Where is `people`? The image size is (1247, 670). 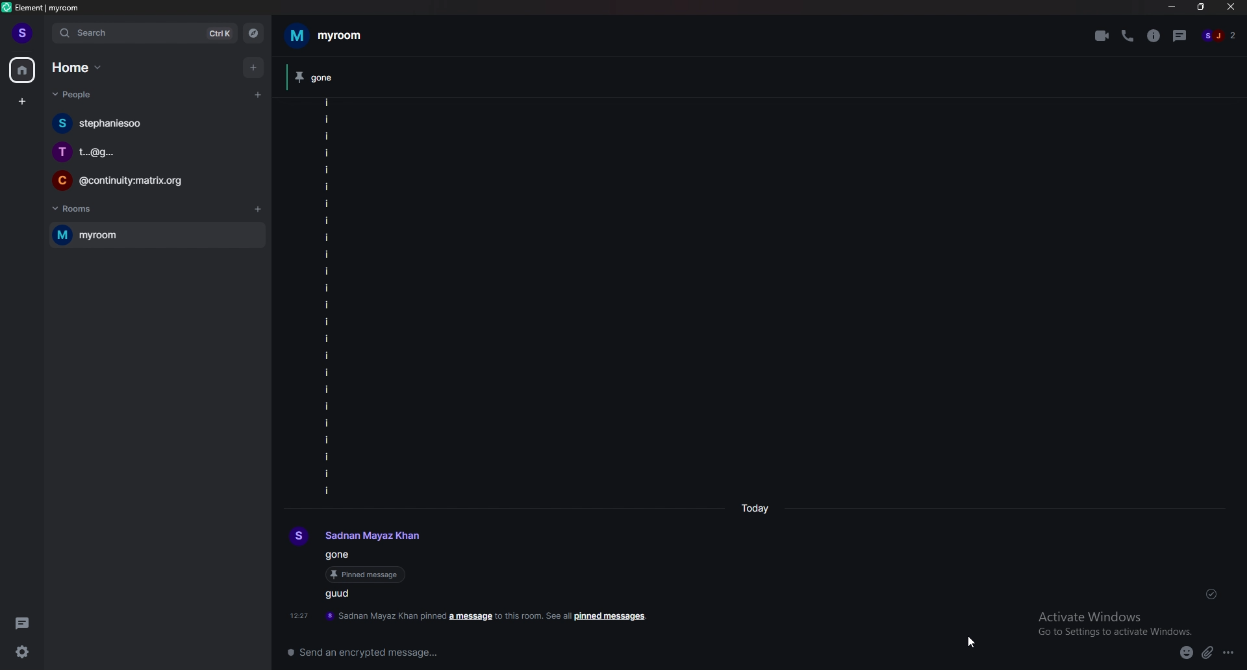 people is located at coordinates (80, 95).